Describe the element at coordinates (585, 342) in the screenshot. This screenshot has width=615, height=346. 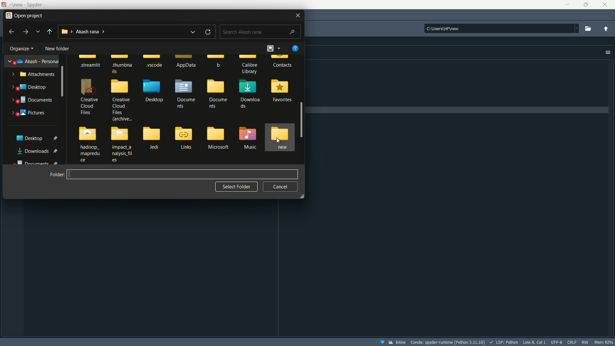
I see `rw` at that location.